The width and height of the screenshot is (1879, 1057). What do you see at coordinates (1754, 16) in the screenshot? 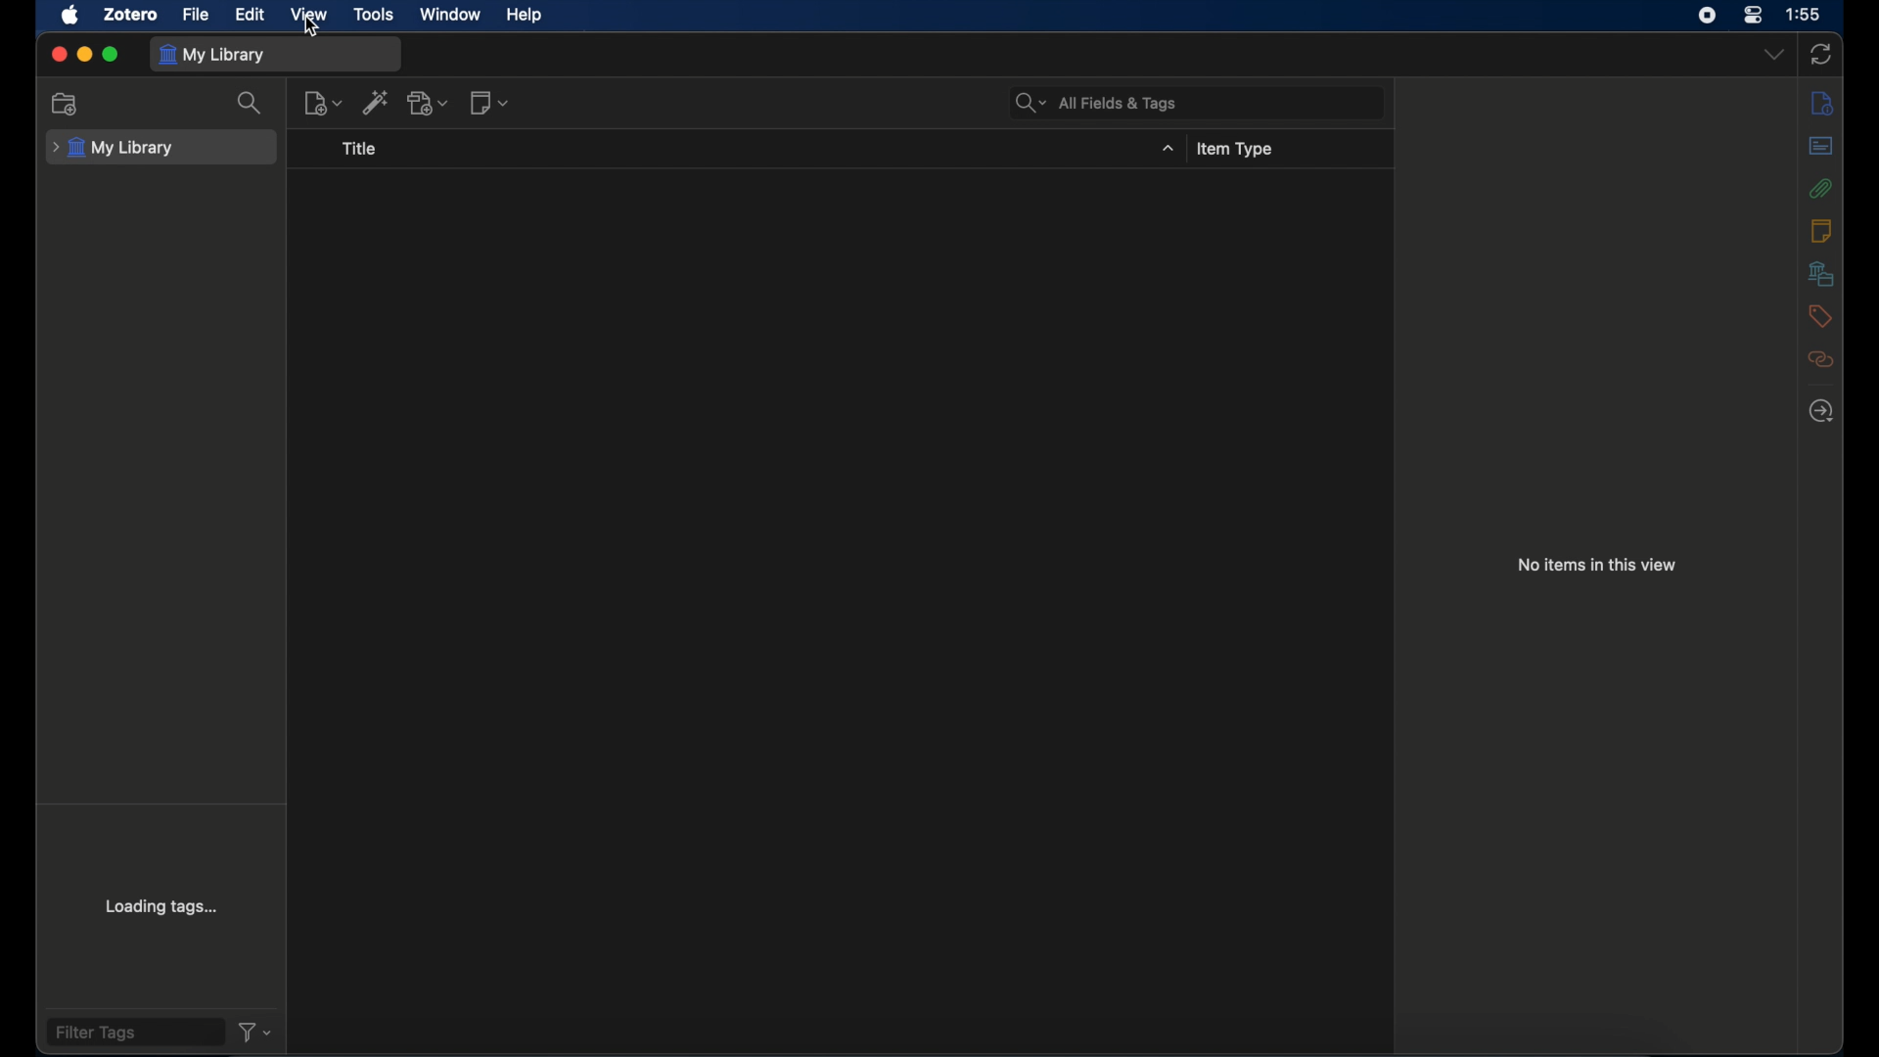
I see `control center` at bounding box center [1754, 16].